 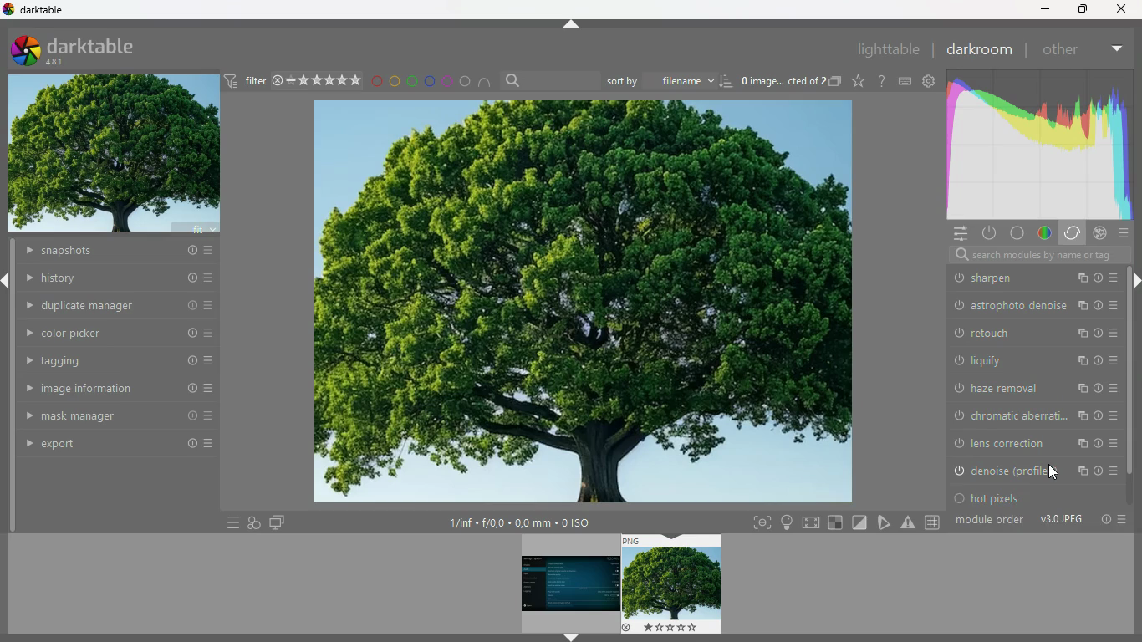 I want to click on settings, so click(x=931, y=81).